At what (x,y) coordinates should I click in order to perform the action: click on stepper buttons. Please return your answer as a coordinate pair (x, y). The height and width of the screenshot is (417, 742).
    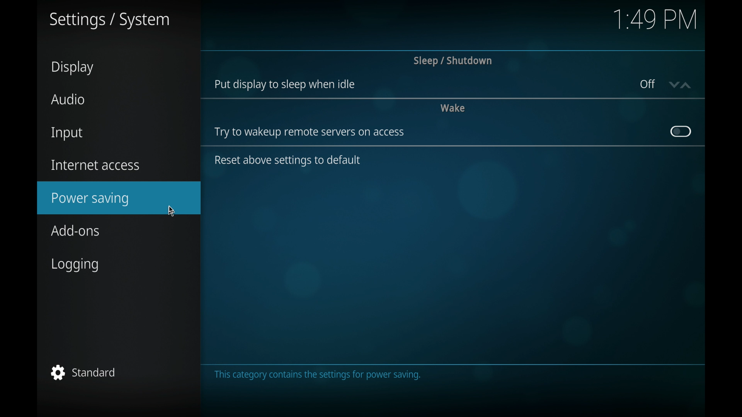
    Looking at the image, I should click on (679, 85).